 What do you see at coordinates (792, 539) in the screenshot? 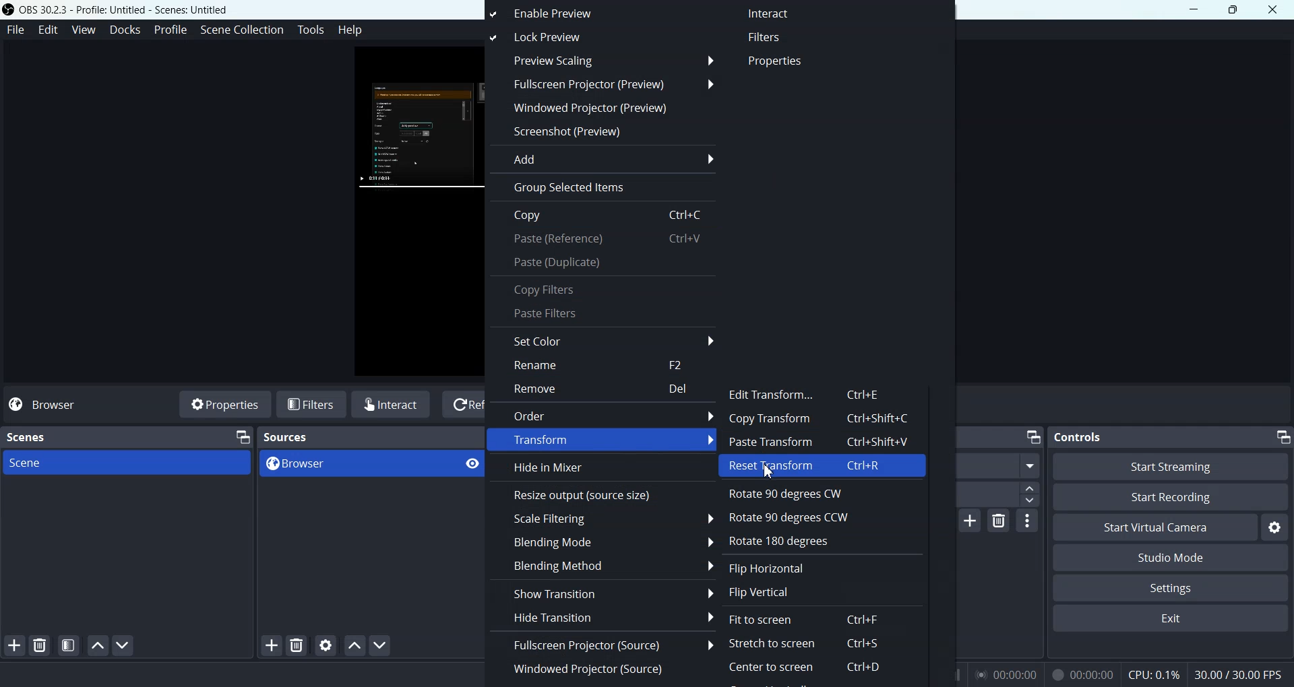
I see `Rotate 180 Degrees` at bounding box center [792, 539].